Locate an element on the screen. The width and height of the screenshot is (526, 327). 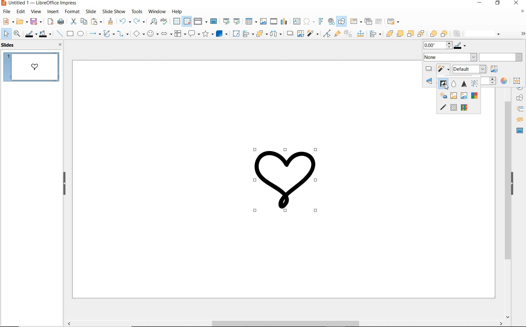
NAVIGATOR is located at coordinates (521, 90).